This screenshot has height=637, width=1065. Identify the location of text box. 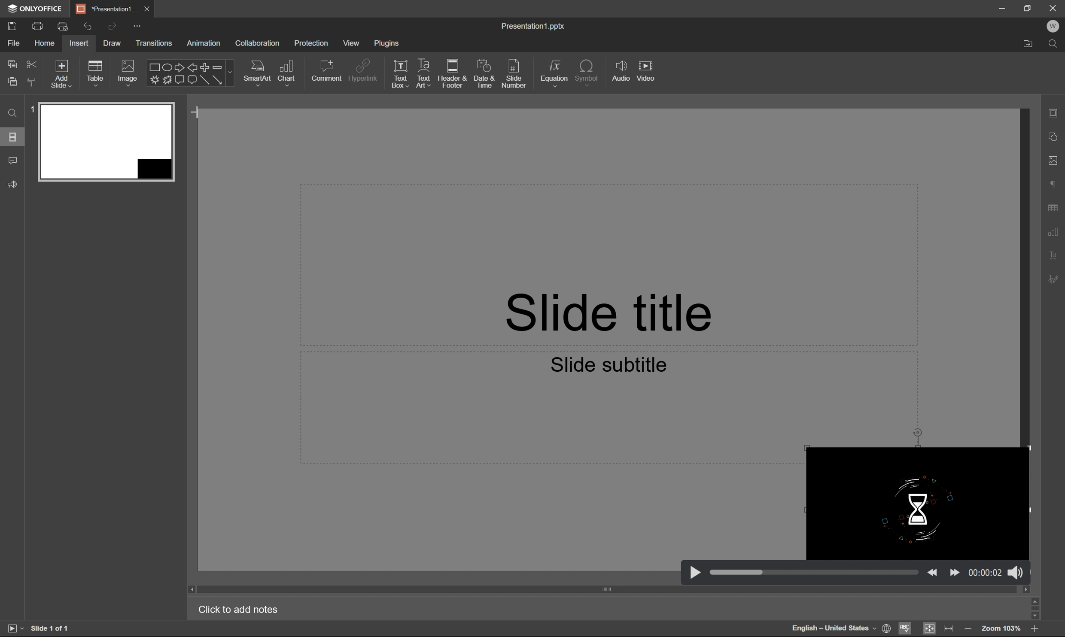
(401, 73).